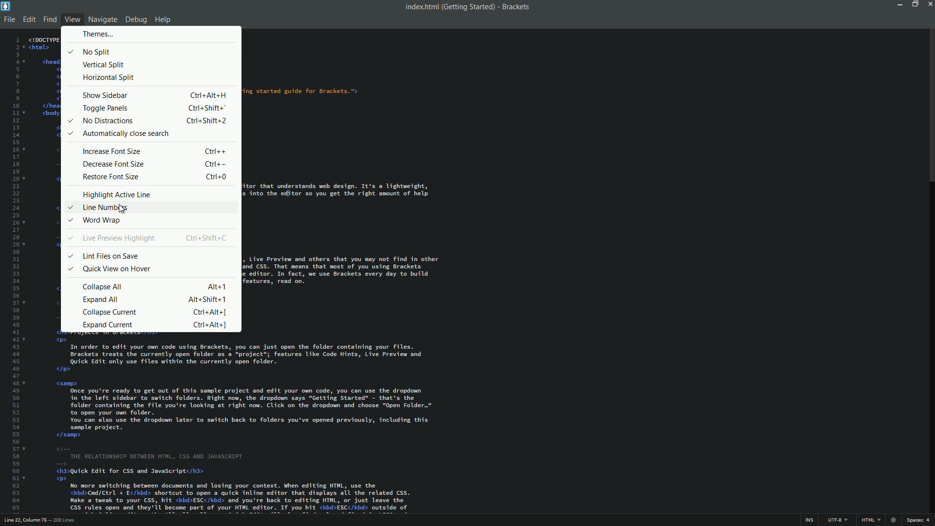 The height and width of the screenshot is (526, 935). What do you see at coordinates (10, 20) in the screenshot?
I see `file` at bounding box center [10, 20].